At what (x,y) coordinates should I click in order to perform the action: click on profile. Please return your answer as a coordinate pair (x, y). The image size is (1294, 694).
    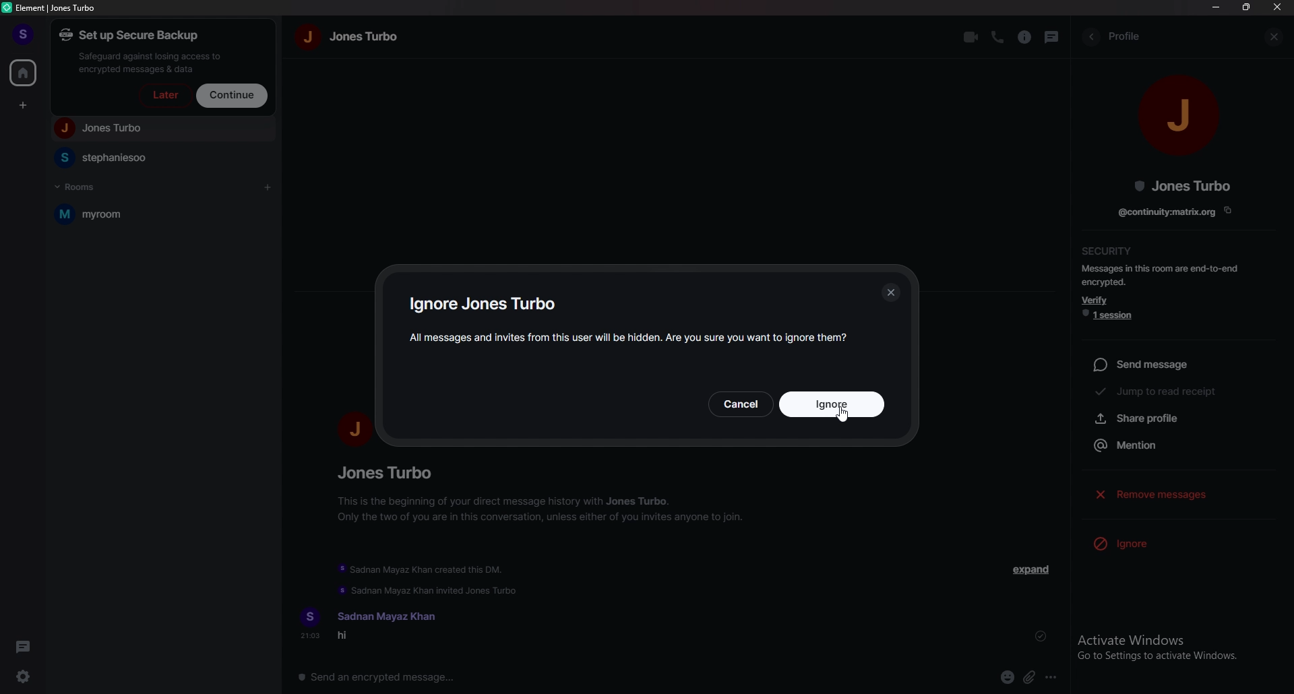
    Looking at the image, I should click on (26, 35).